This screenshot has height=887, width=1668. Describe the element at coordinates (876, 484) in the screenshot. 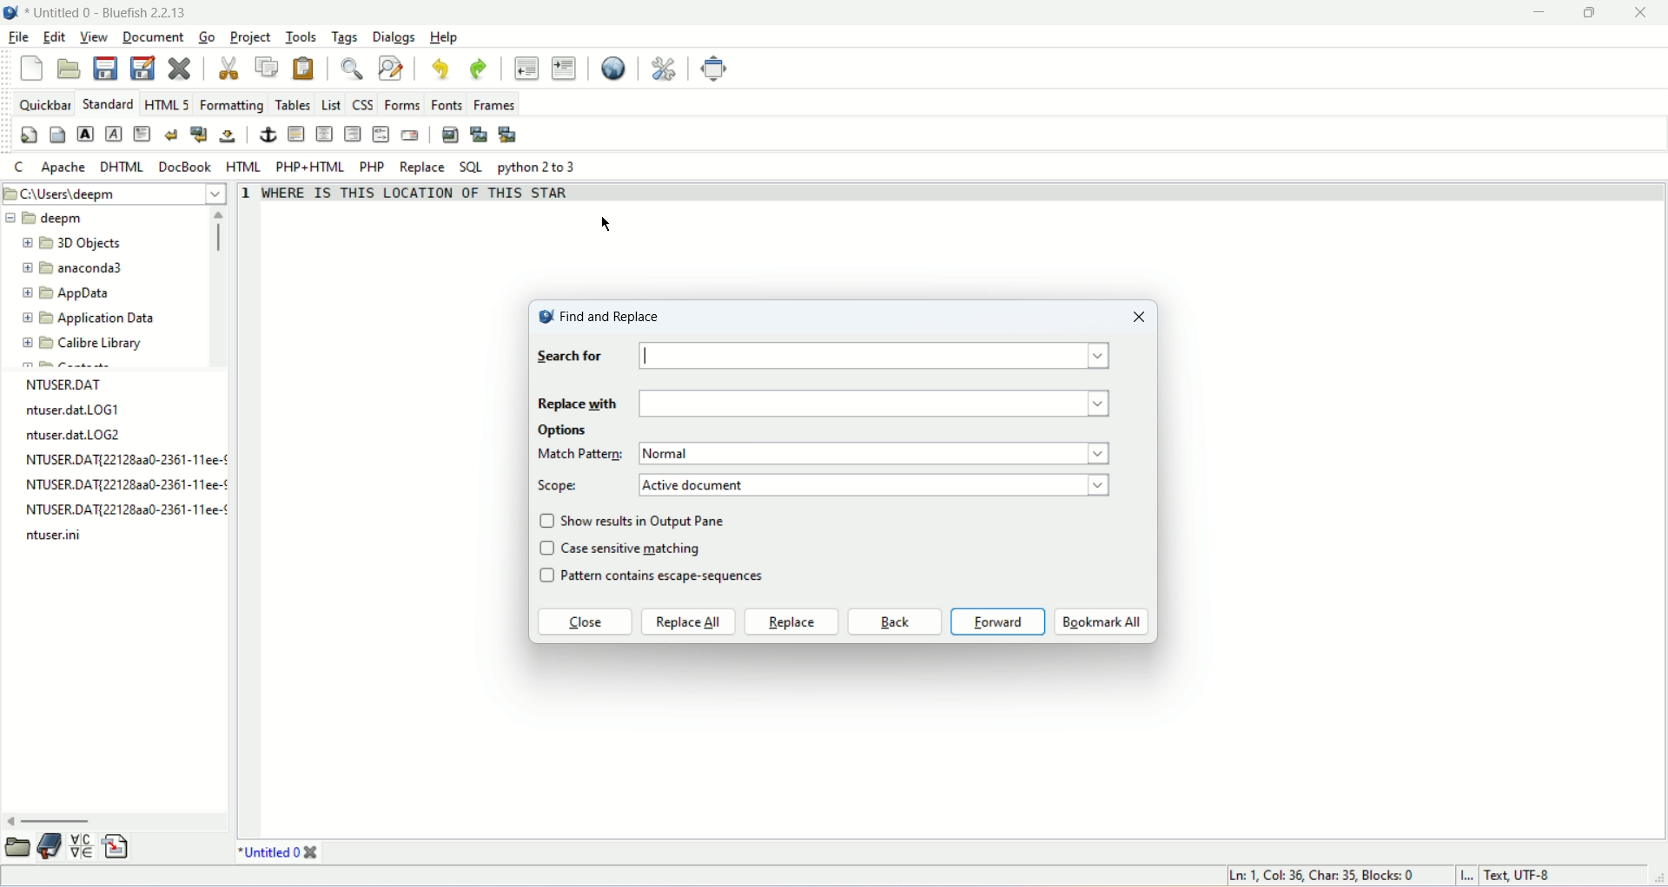

I see `scope` at that location.